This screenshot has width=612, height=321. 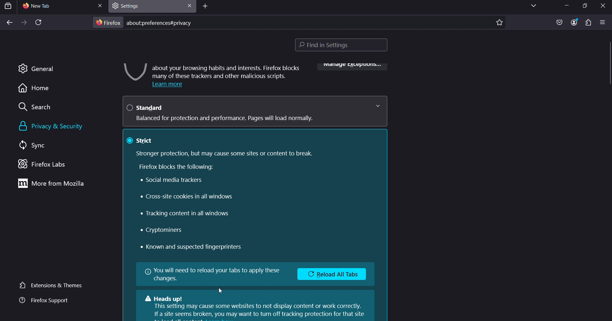 What do you see at coordinates (604, 5) in the screenshot?
I see `close` at bounding box center [604, 5].